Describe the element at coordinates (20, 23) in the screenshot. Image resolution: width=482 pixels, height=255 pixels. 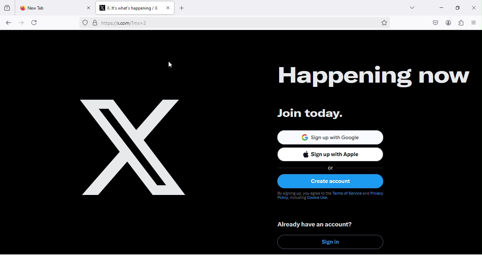
I see `forward` at that location.